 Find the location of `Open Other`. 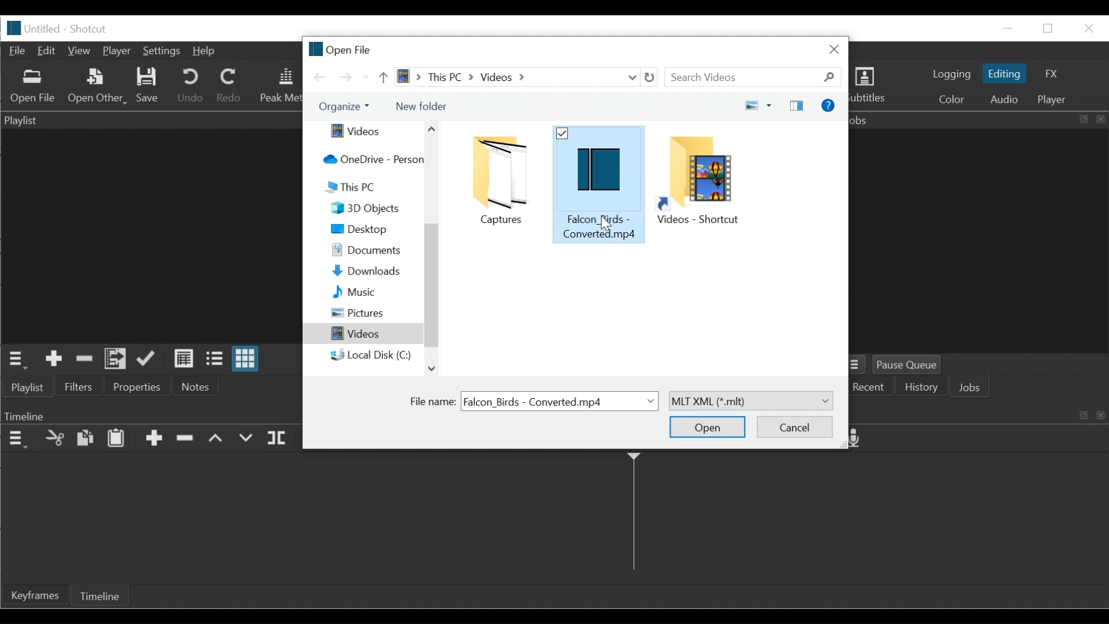

Open Other is located at coordinates (95, 86).